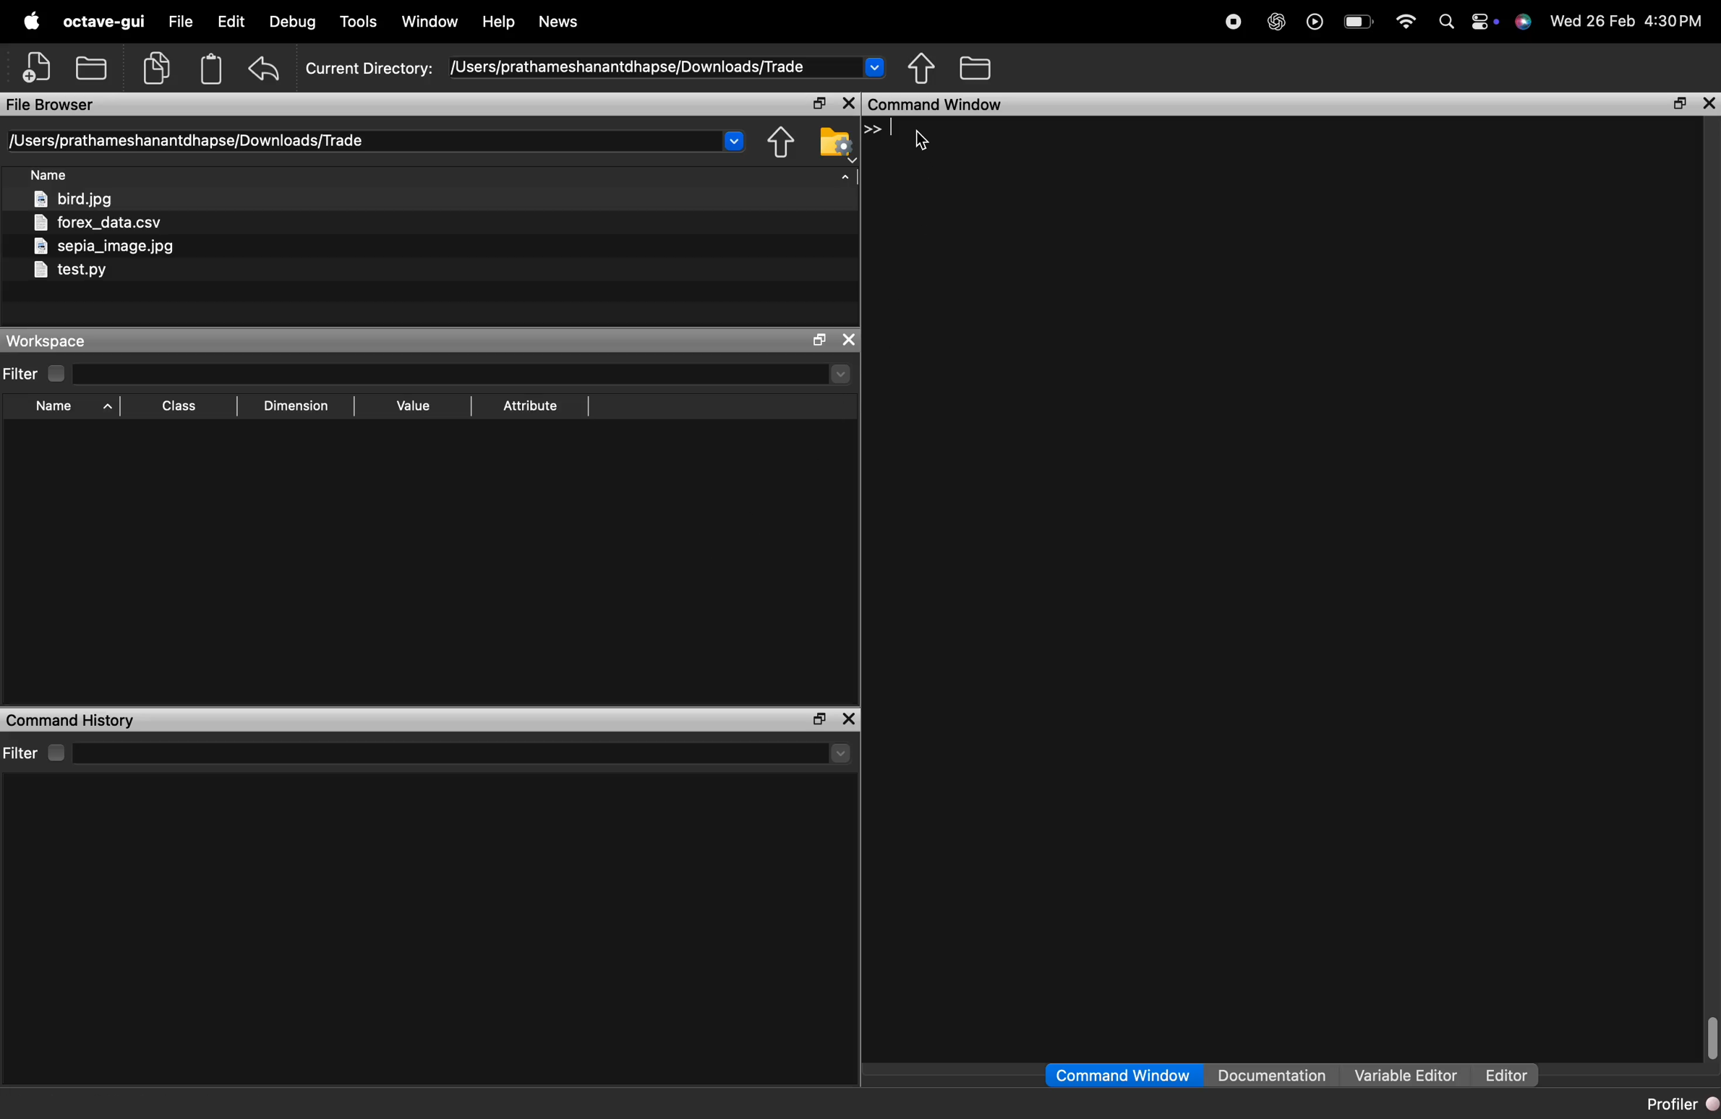  I want to click on scrollbar, so click(1709, 1039).